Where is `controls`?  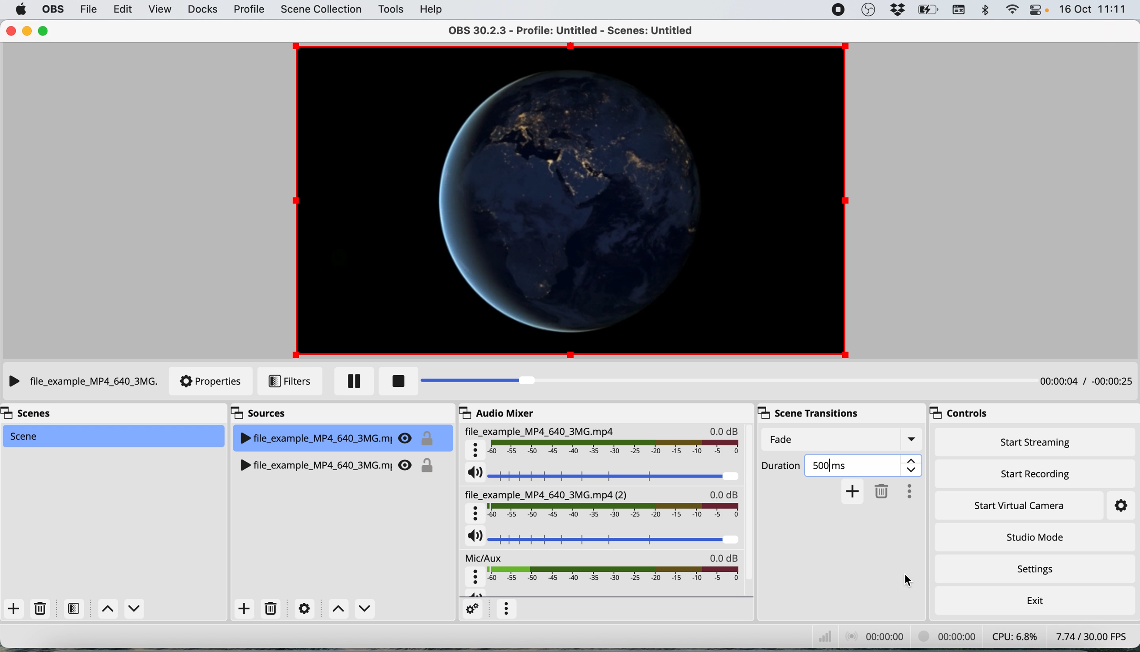
controls is located at coordinates (958, 414).